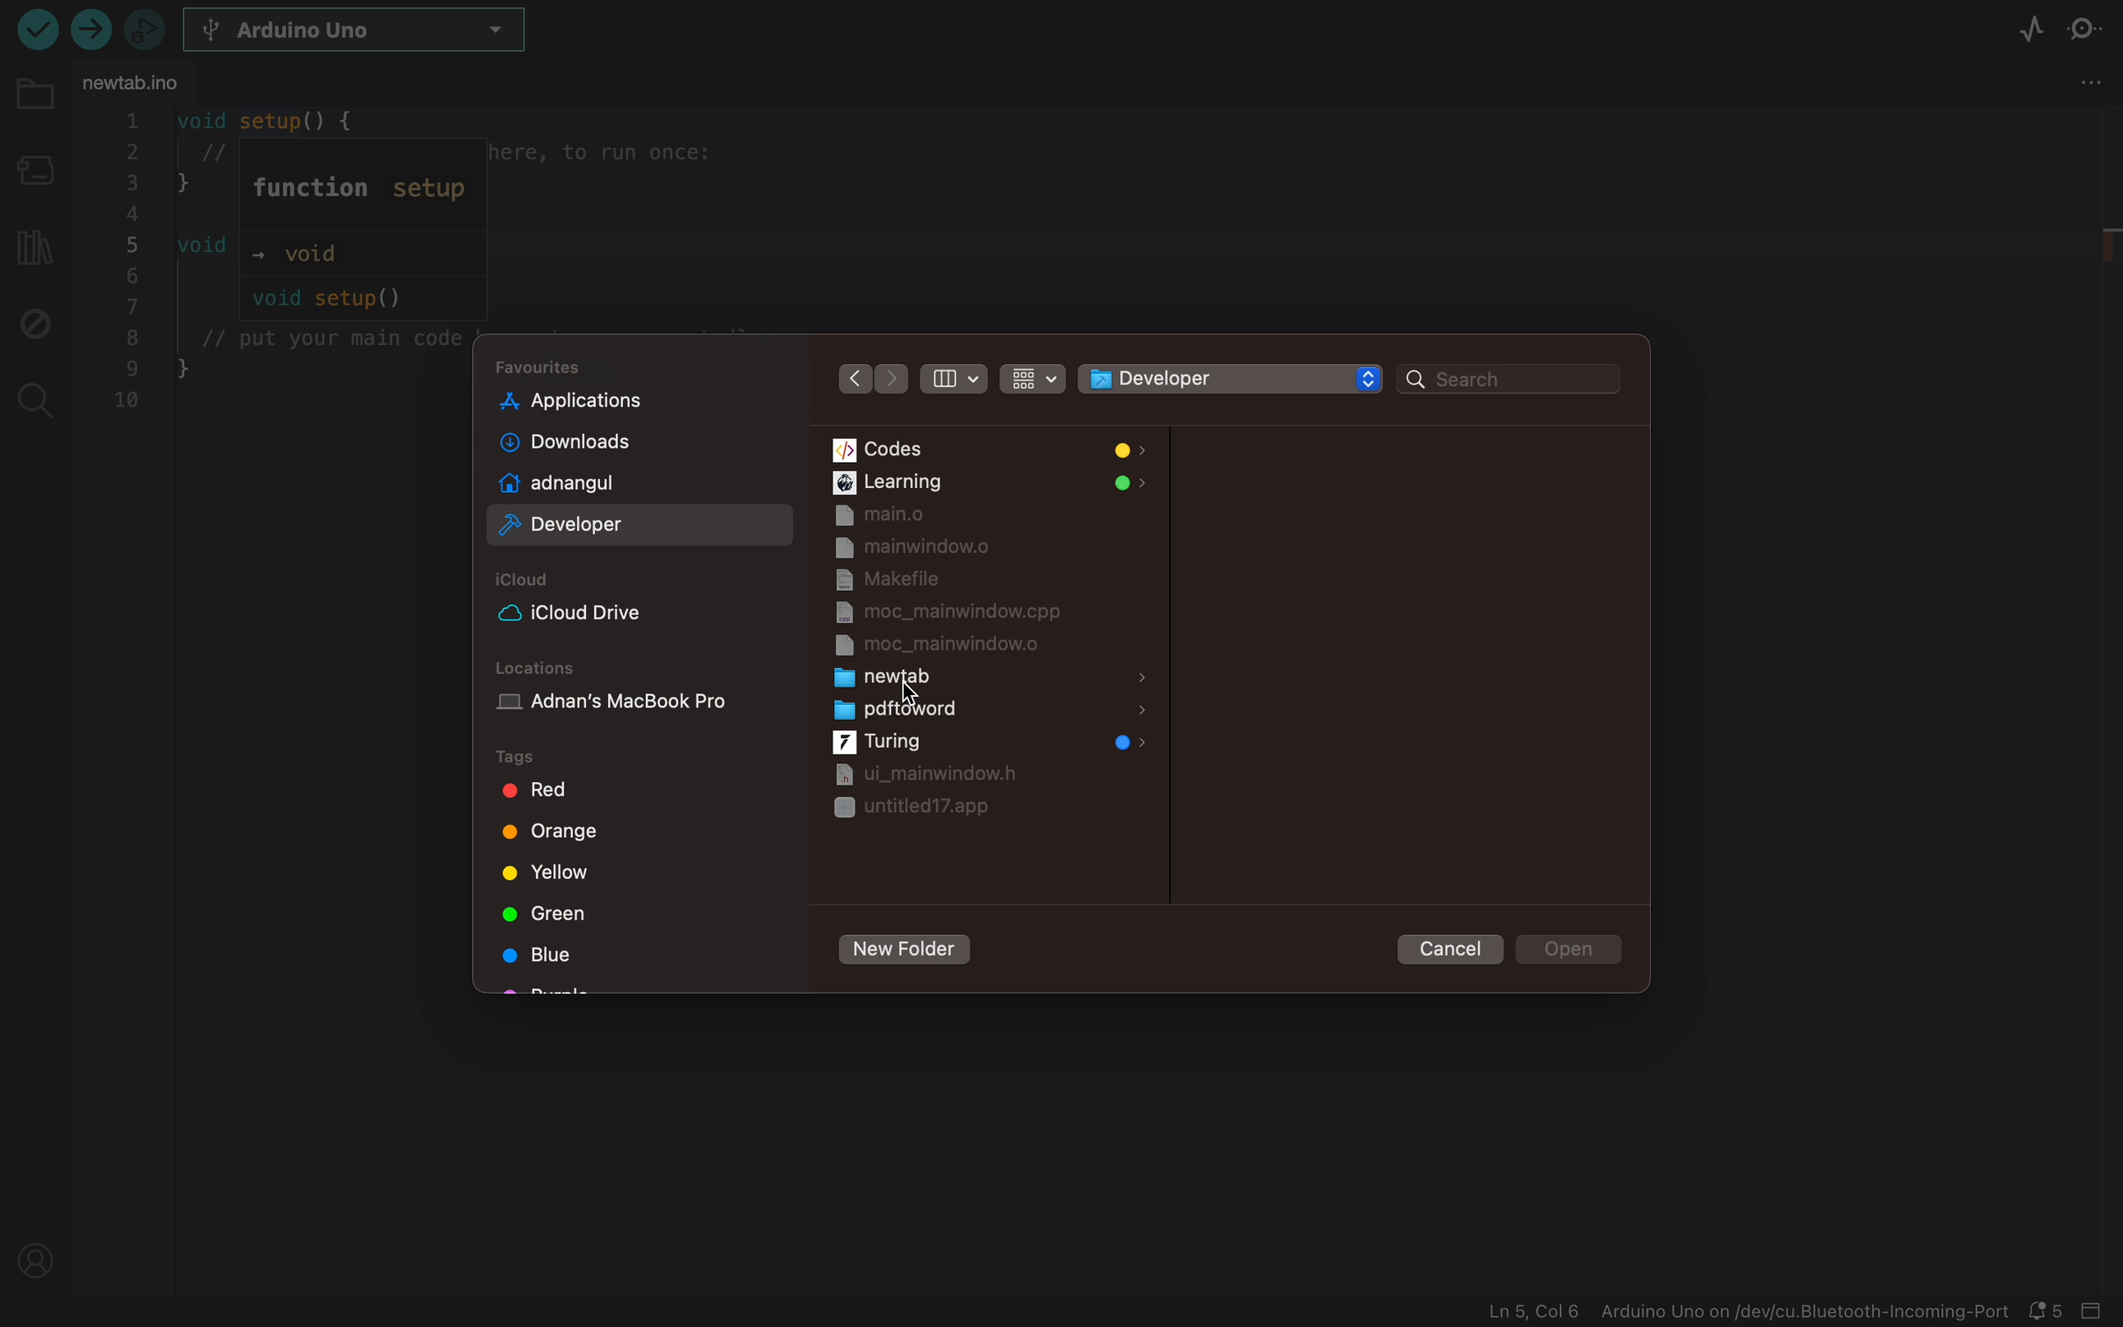 This screenshot has width=2123, height=1327. What do you see at coordinates (552, 873) in the screenshot?
I see `tags` at bounding box center [552, 873].